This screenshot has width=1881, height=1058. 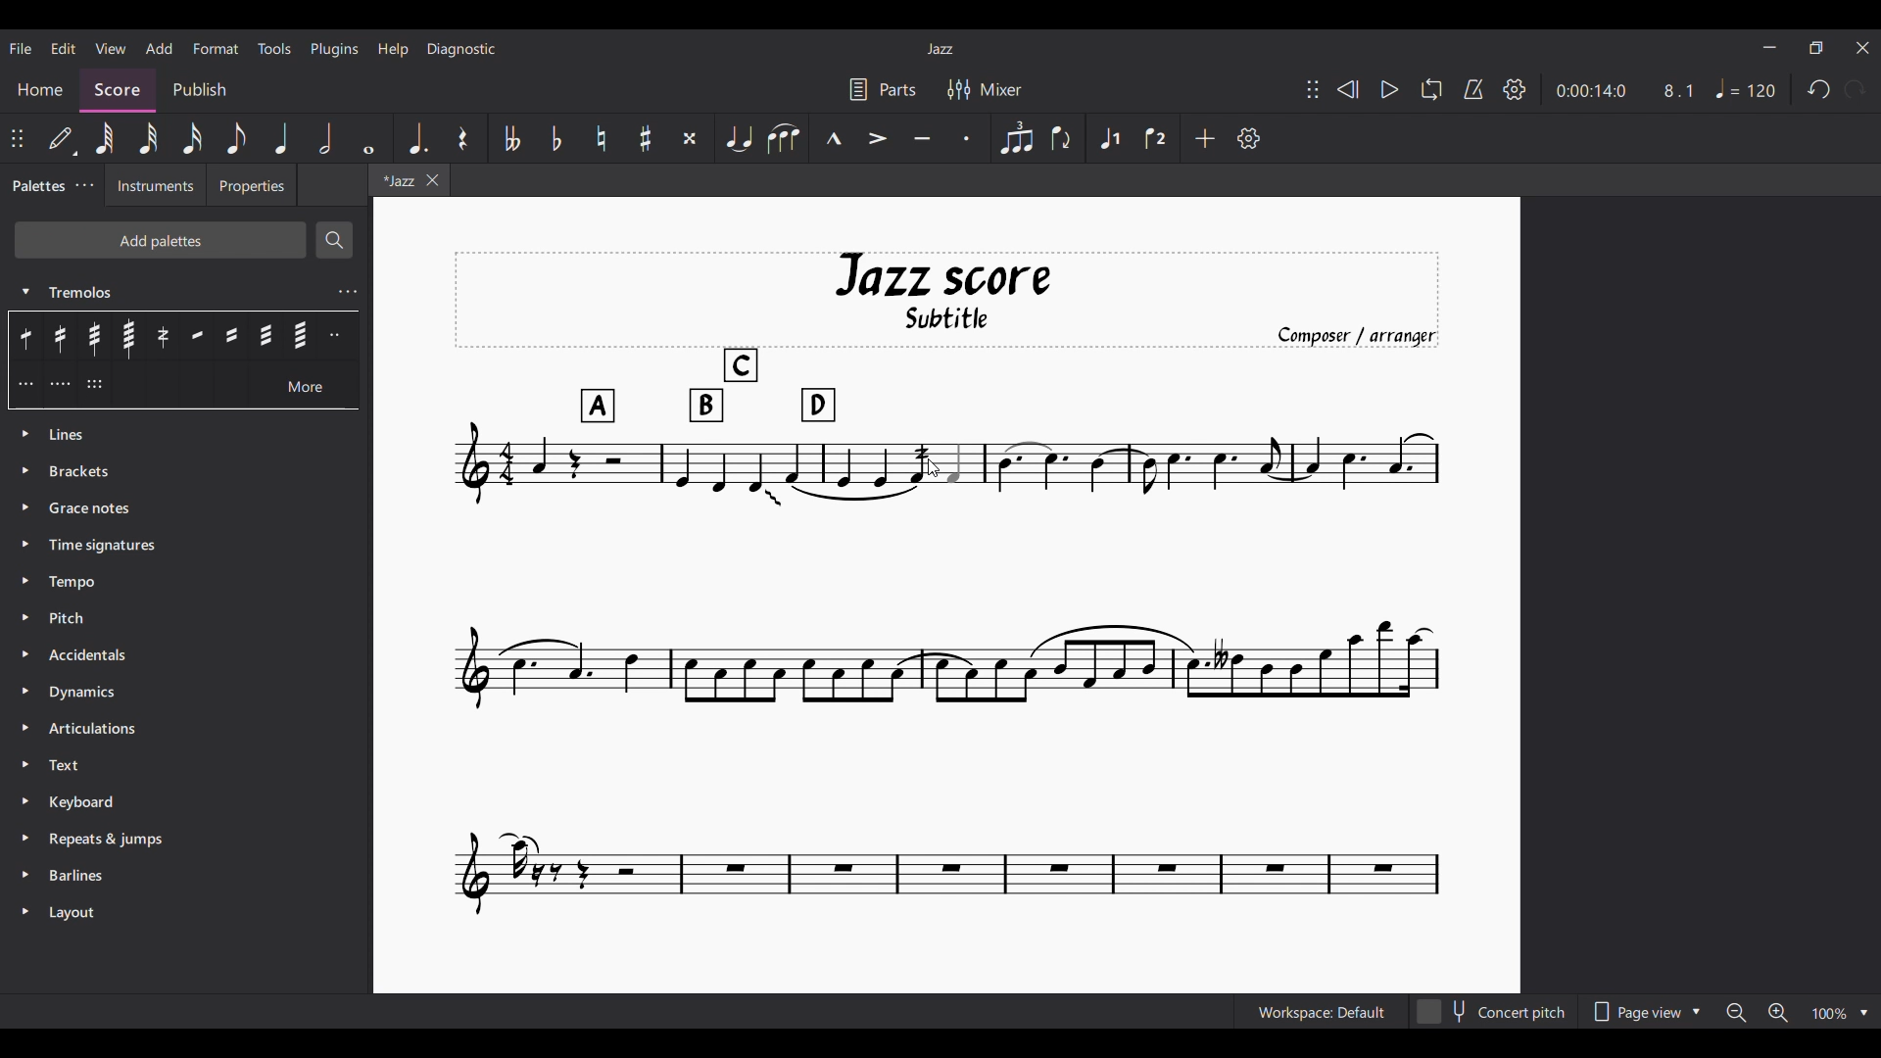 What do you see at coordinates (1863, 47) in the screenshot?
I see `Close interface` at bounding box center [1863, 47].